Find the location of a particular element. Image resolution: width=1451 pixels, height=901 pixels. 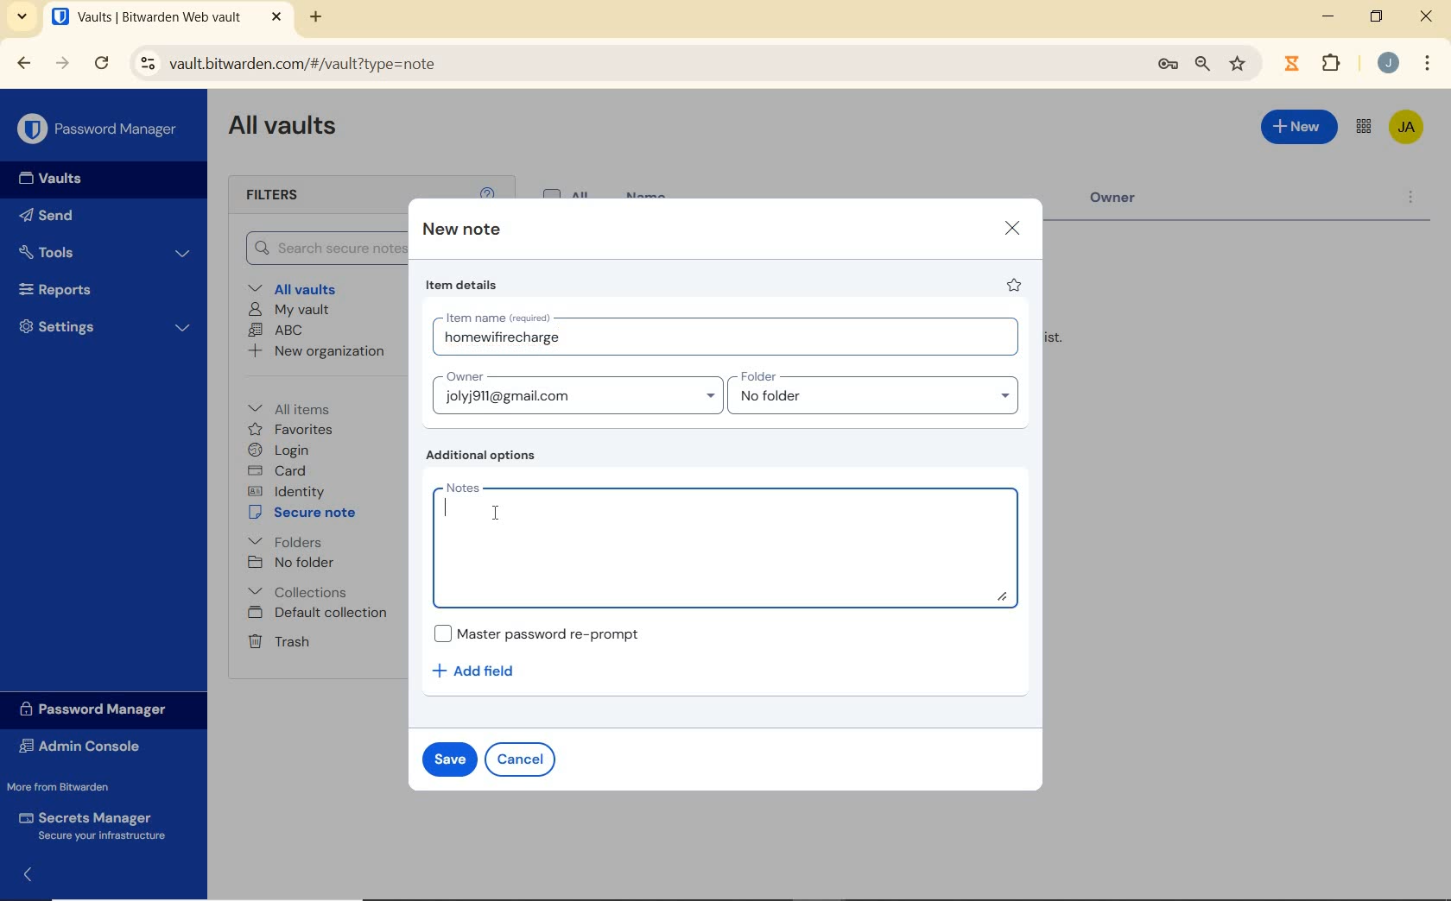

Settings is located at coordinates (103, 326).